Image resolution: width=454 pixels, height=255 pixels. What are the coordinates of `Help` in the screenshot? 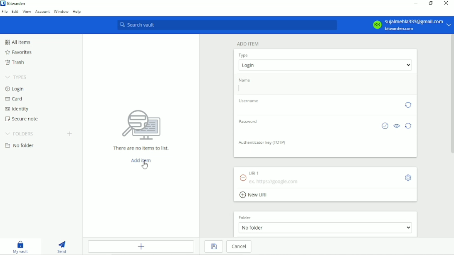 It's located at (76, 11).